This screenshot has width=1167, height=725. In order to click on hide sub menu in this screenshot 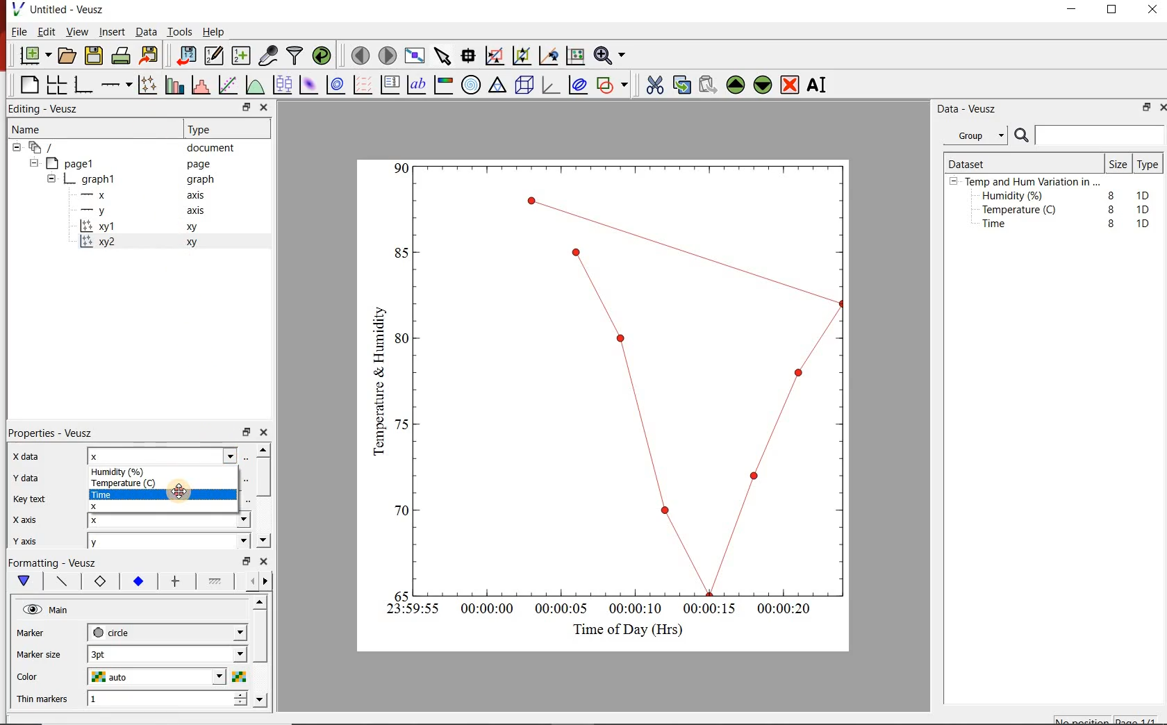, I will do `click(954, 183)`.